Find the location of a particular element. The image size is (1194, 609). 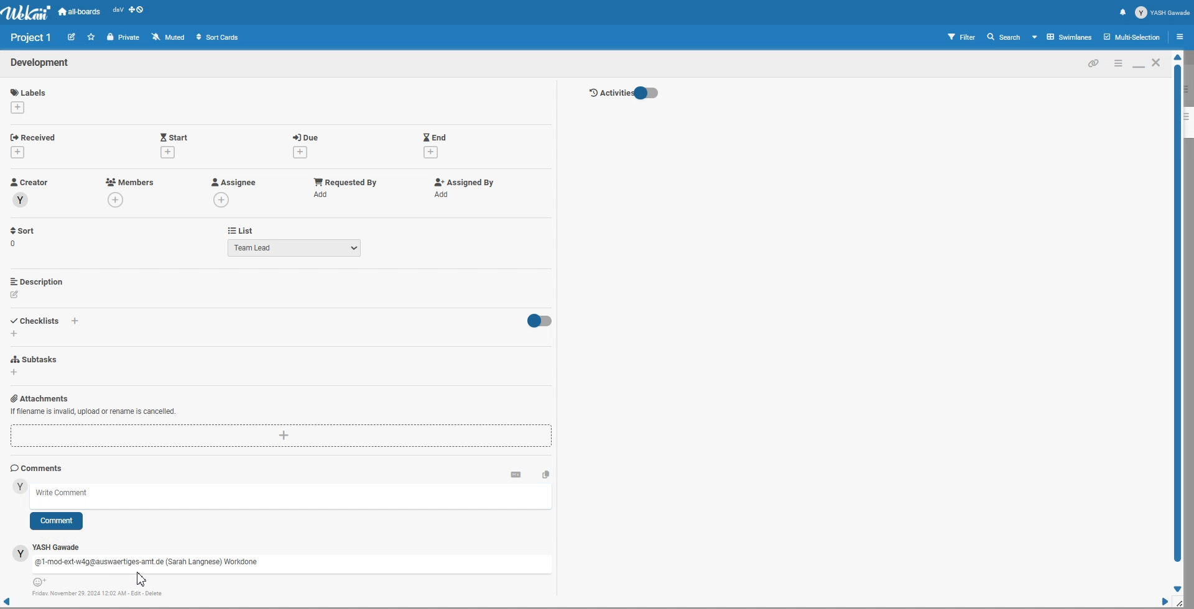

Add Description is located at coordinates (38, 281).